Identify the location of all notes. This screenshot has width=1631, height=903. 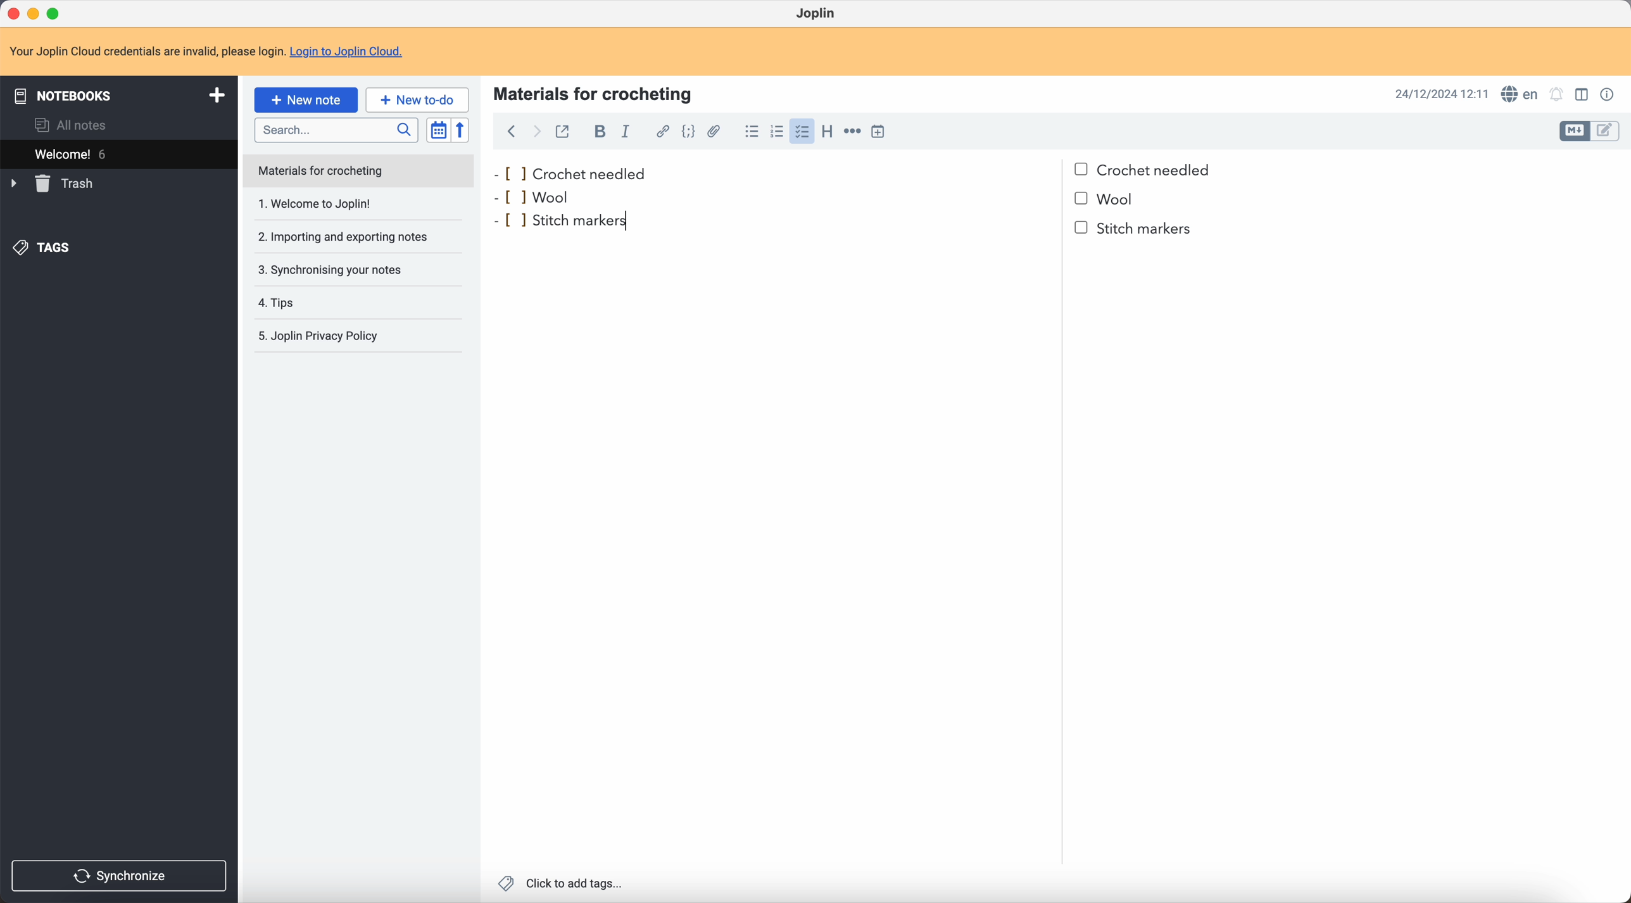
(75, 125).